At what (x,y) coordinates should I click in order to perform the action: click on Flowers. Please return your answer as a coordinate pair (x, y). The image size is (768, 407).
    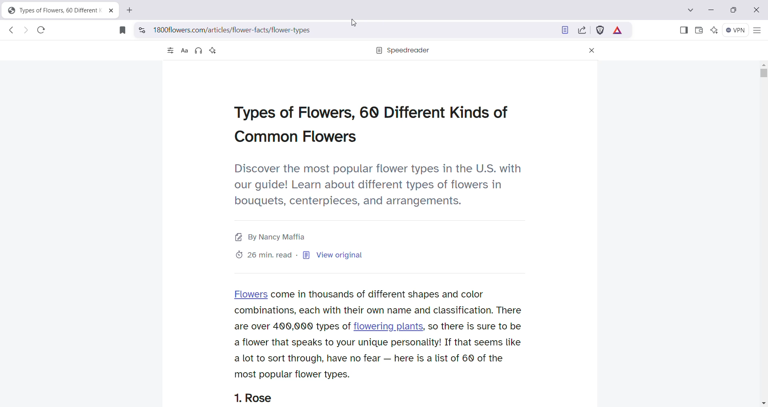
    Looking at the image, I should click on (251, 294).